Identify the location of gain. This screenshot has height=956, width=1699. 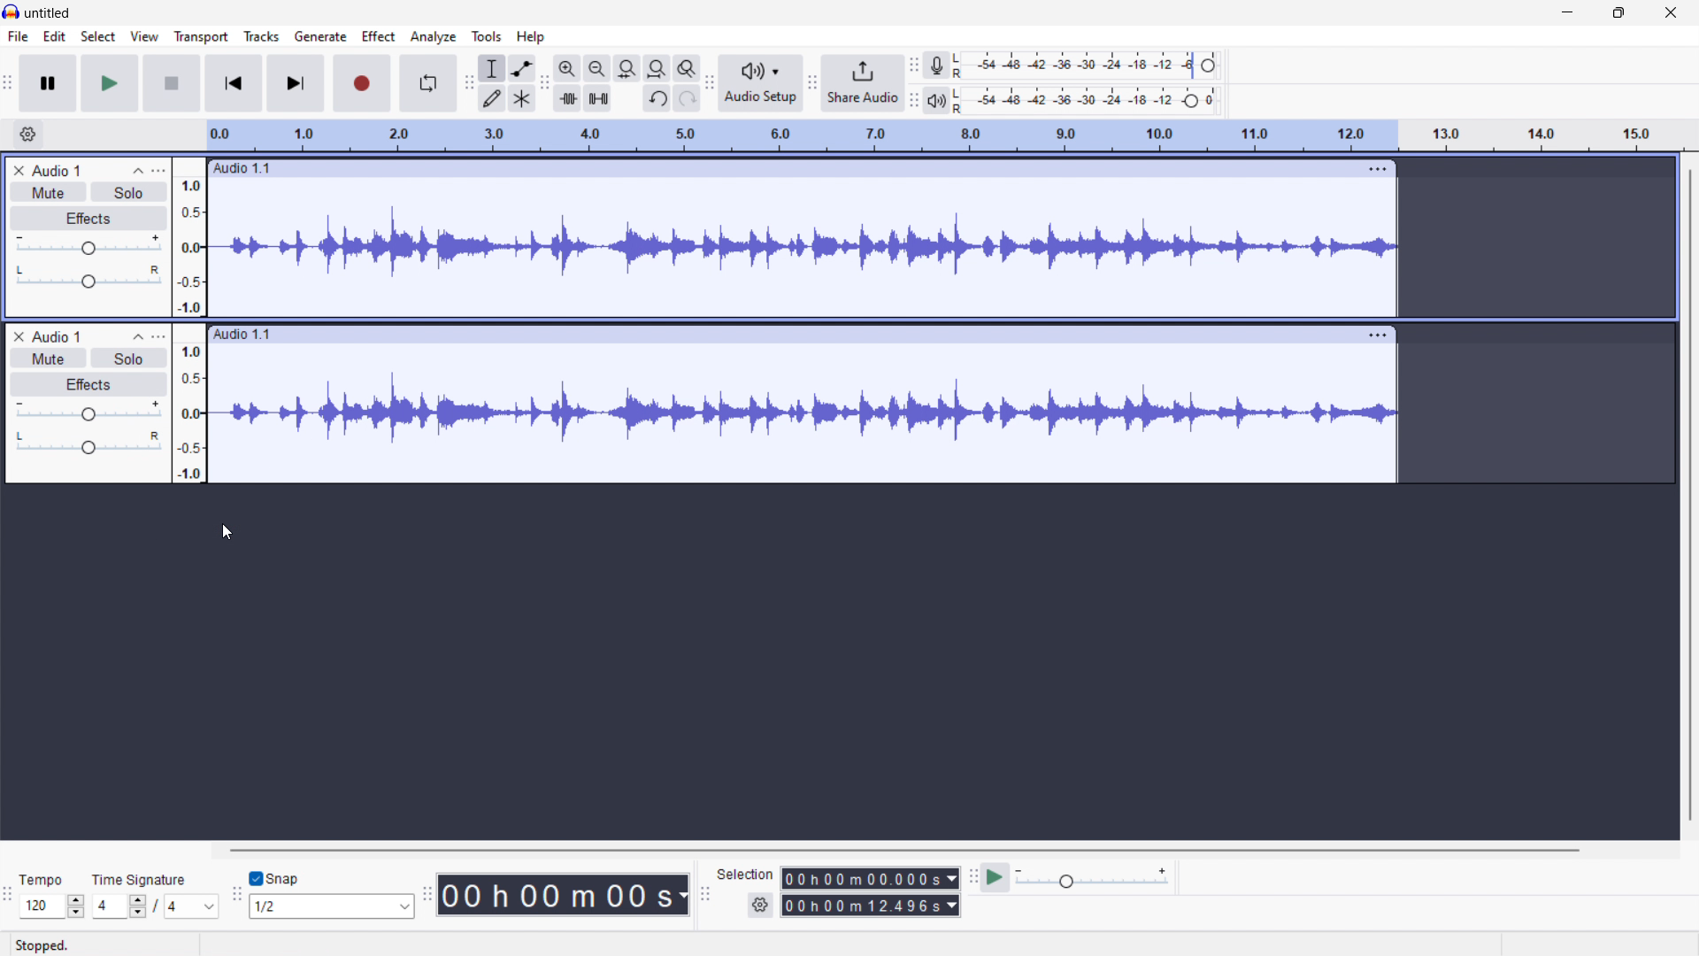
(88, 247).